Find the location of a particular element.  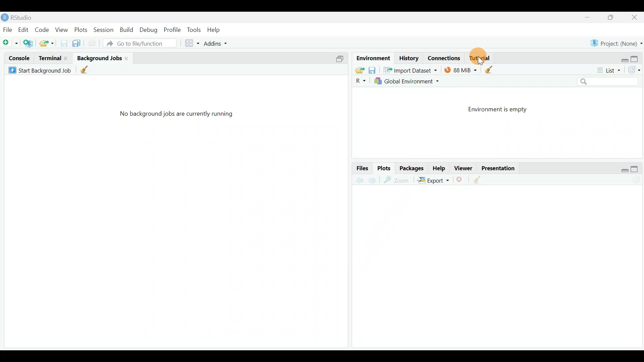

No background jobs are currently running is located at coordinates (180, 116).